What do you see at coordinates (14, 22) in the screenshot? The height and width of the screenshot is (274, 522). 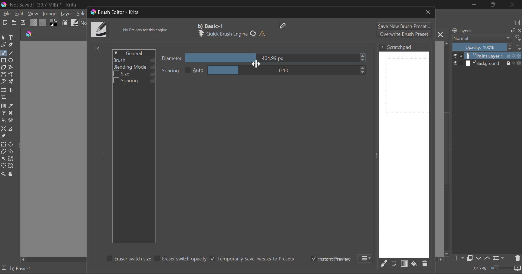 I see `Open` at bounding box center [14, 22].